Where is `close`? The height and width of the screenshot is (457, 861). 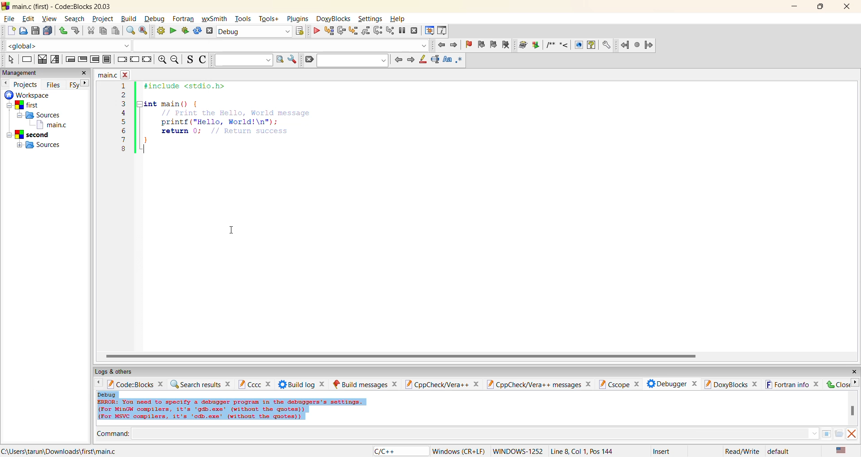
close is located at coordinates (837, 384).